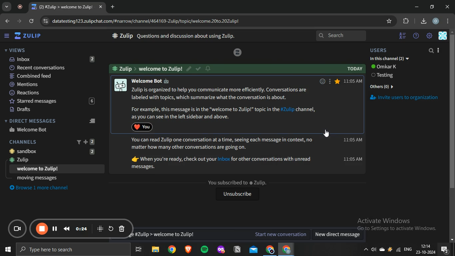  What do you see at coordinates (51, 93) in the screenshot?
I see `reactions` at bounding box center [51, 93].